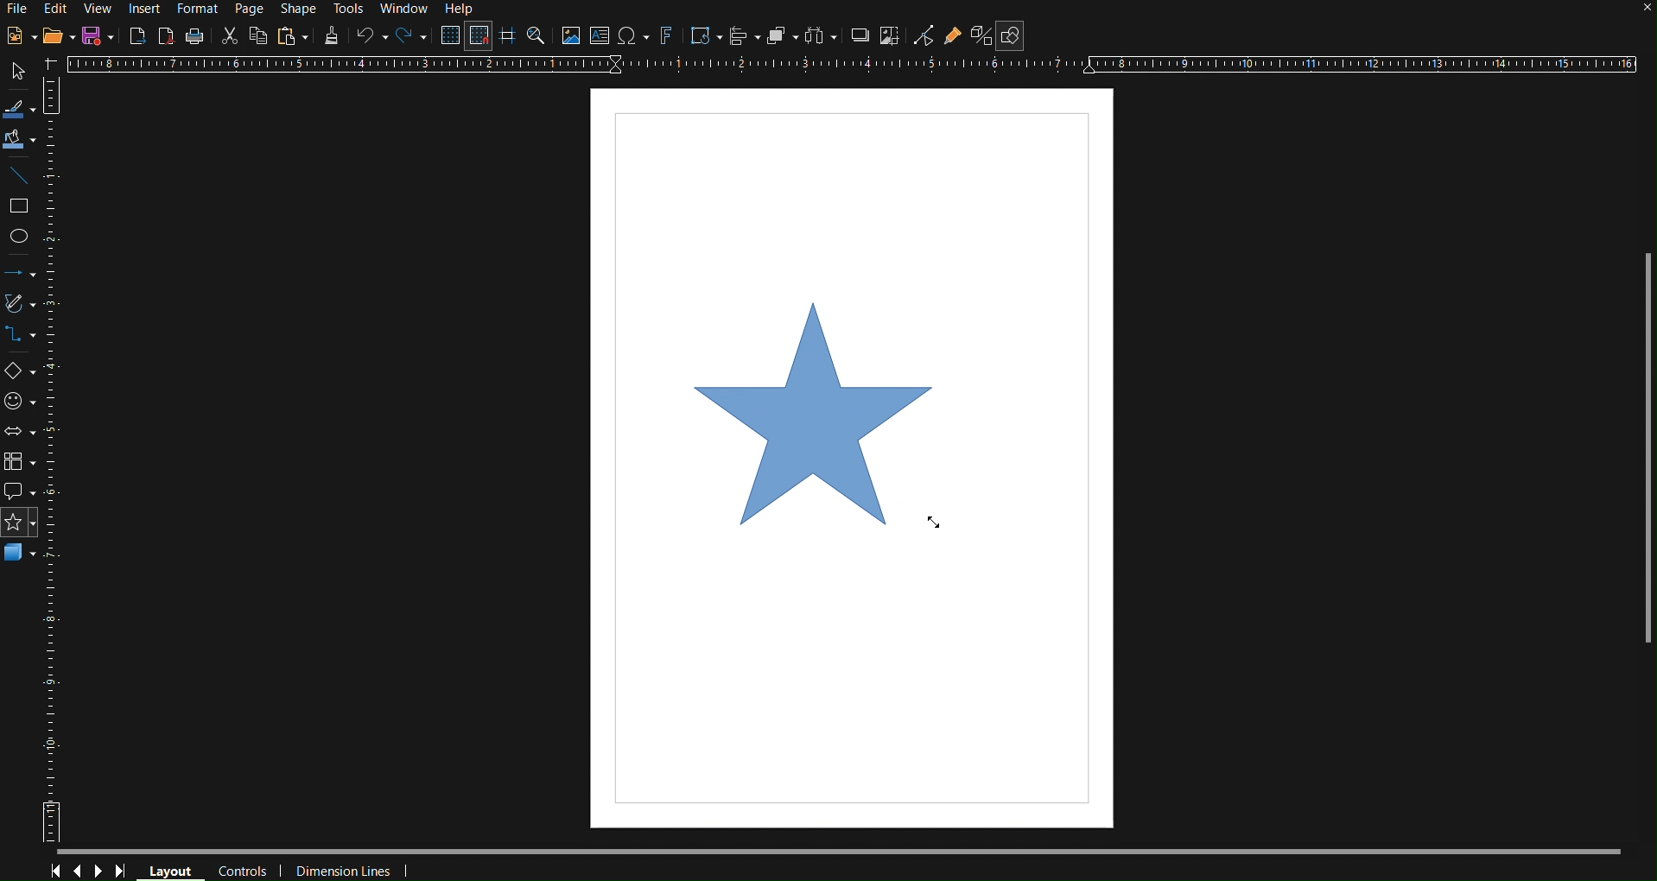  I want to click on Flowchart, so click(22, 464).